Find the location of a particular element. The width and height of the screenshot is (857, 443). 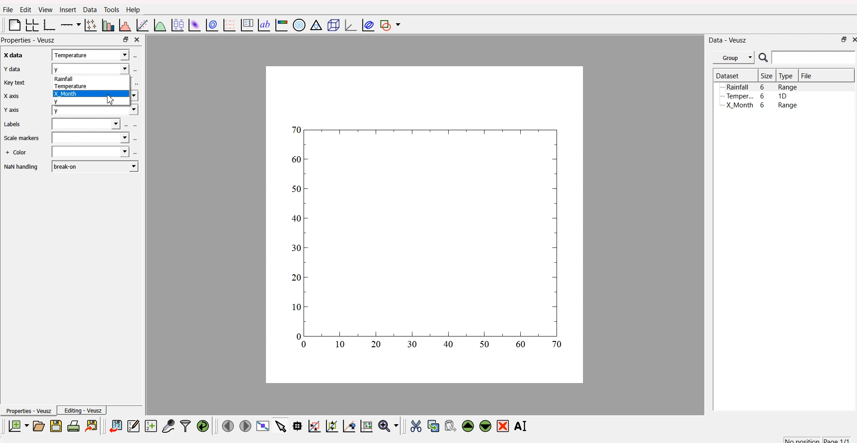

field is located at coordinates (87, 124).